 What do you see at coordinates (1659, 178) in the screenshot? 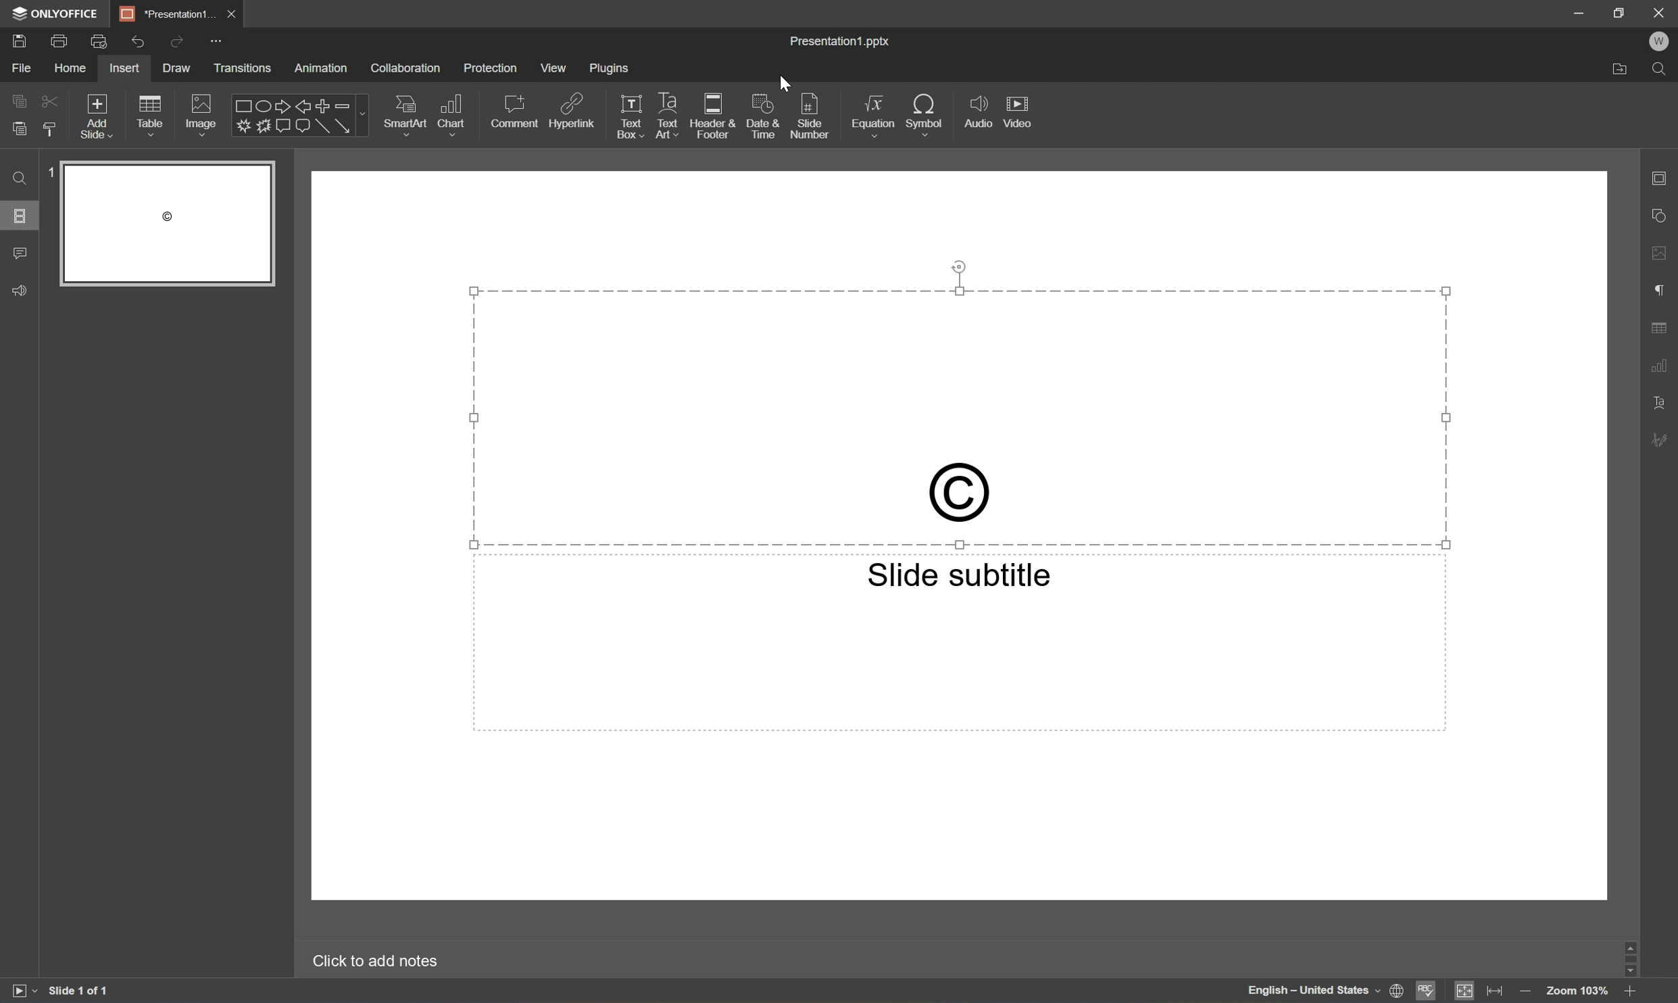
I see `Slide settings` at bounding box center [1659, 178].